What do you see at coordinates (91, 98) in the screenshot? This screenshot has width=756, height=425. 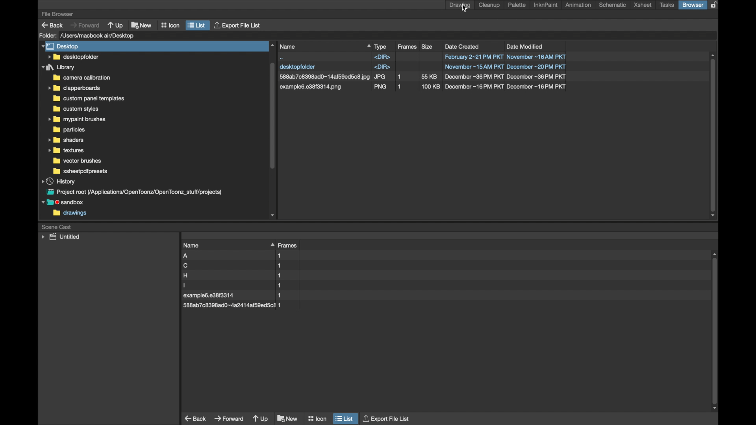 I see `folder` at bounding box center [91, 98].